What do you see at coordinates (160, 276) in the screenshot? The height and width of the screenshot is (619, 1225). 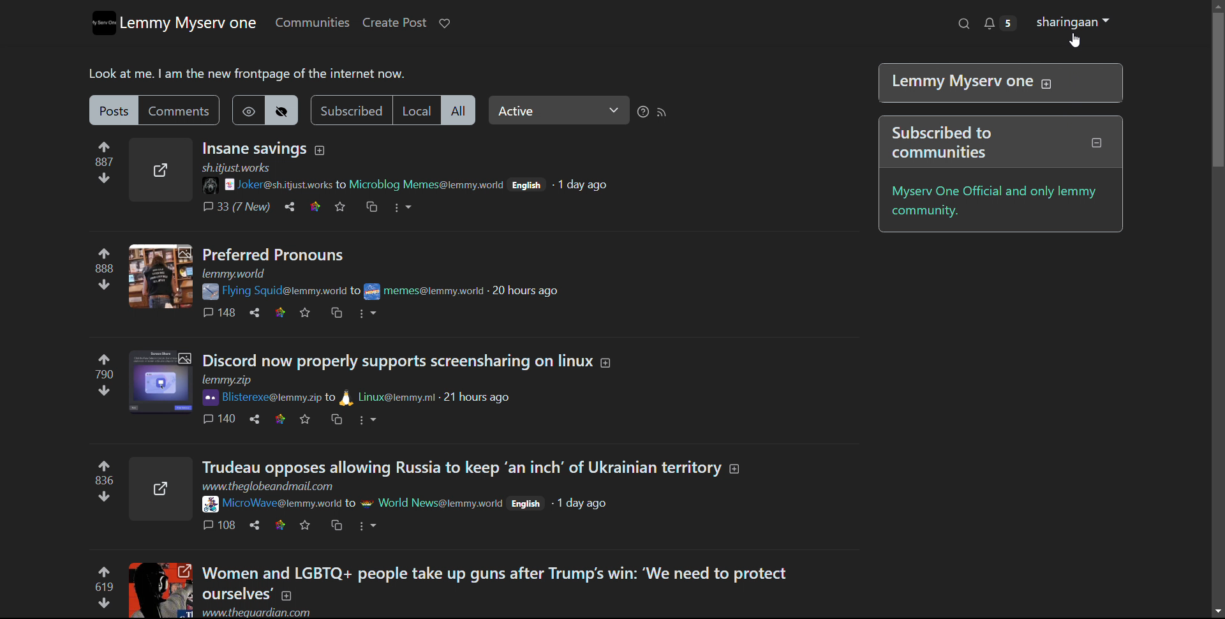 I see `expand here` at bounding box center [160, 276].